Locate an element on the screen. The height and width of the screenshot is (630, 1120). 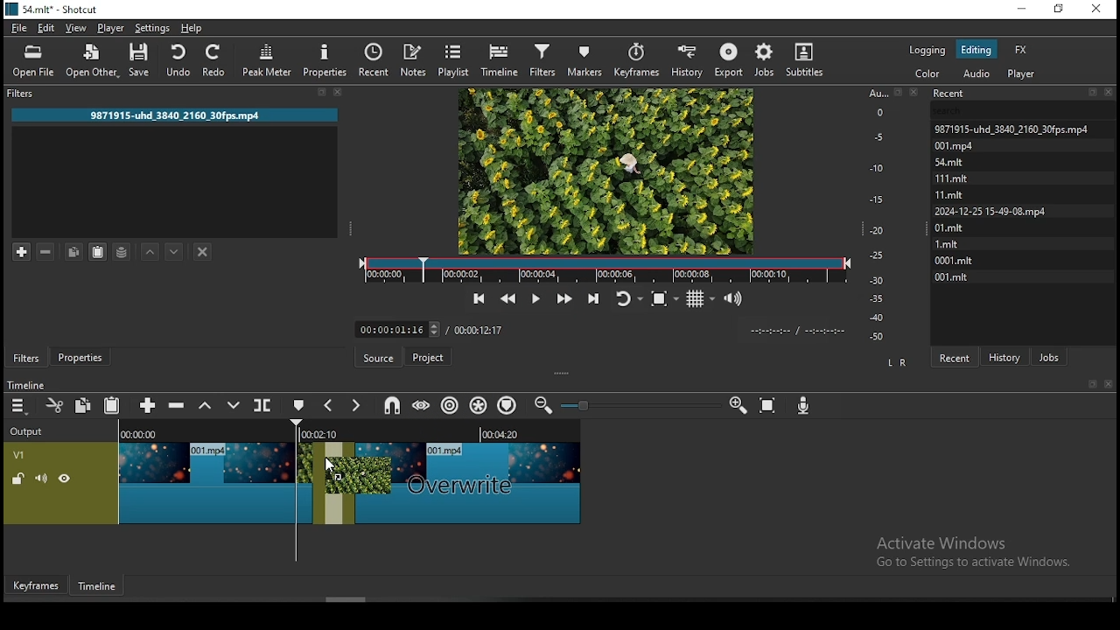
history is located at coordinates (688, 60).